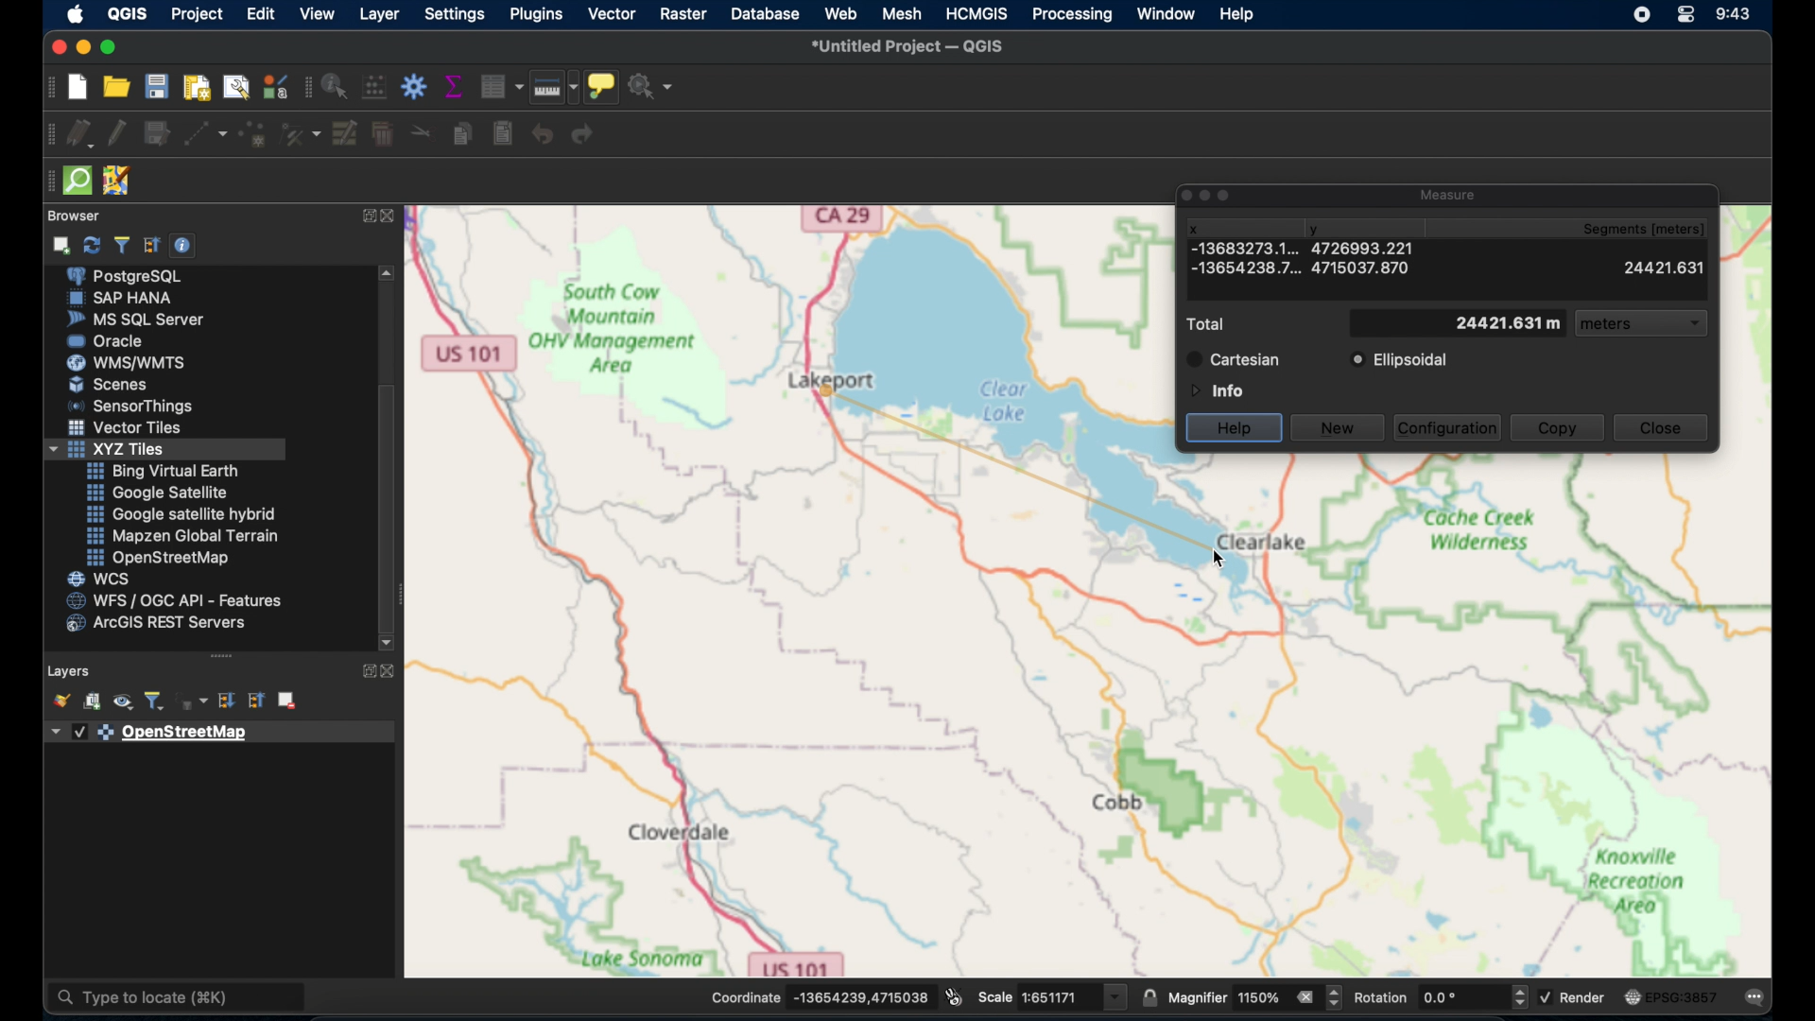 The width and height of the screenshot is (1815, 1021). I want to click on oracle, so click(110, 340).